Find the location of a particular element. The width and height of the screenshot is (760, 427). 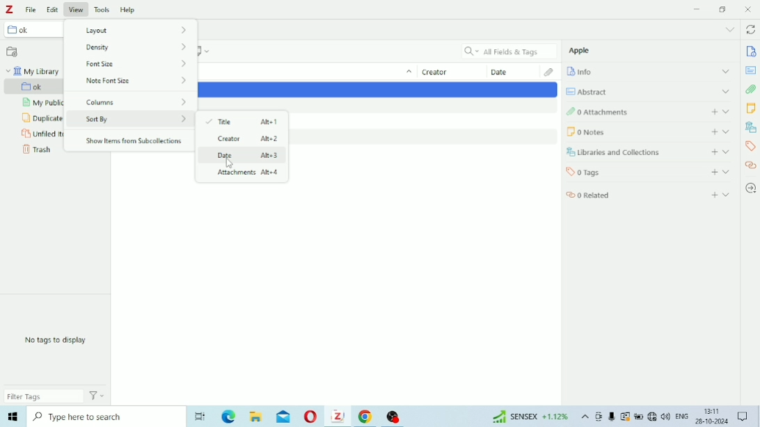

Layout is located at coordinates (131, 30).